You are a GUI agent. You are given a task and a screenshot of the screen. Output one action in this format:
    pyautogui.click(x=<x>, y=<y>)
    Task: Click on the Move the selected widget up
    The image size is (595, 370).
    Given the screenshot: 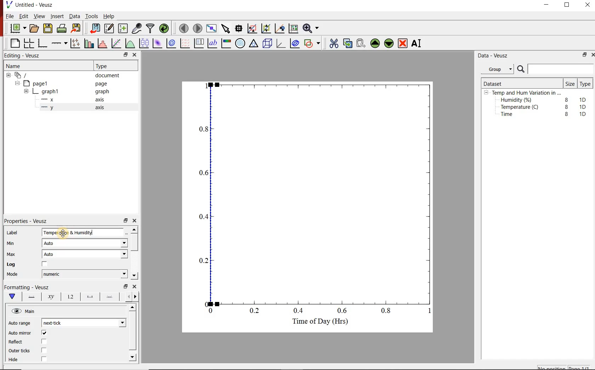 What is the action you would take?
    pyautogui.click(x=375, y=43)
    